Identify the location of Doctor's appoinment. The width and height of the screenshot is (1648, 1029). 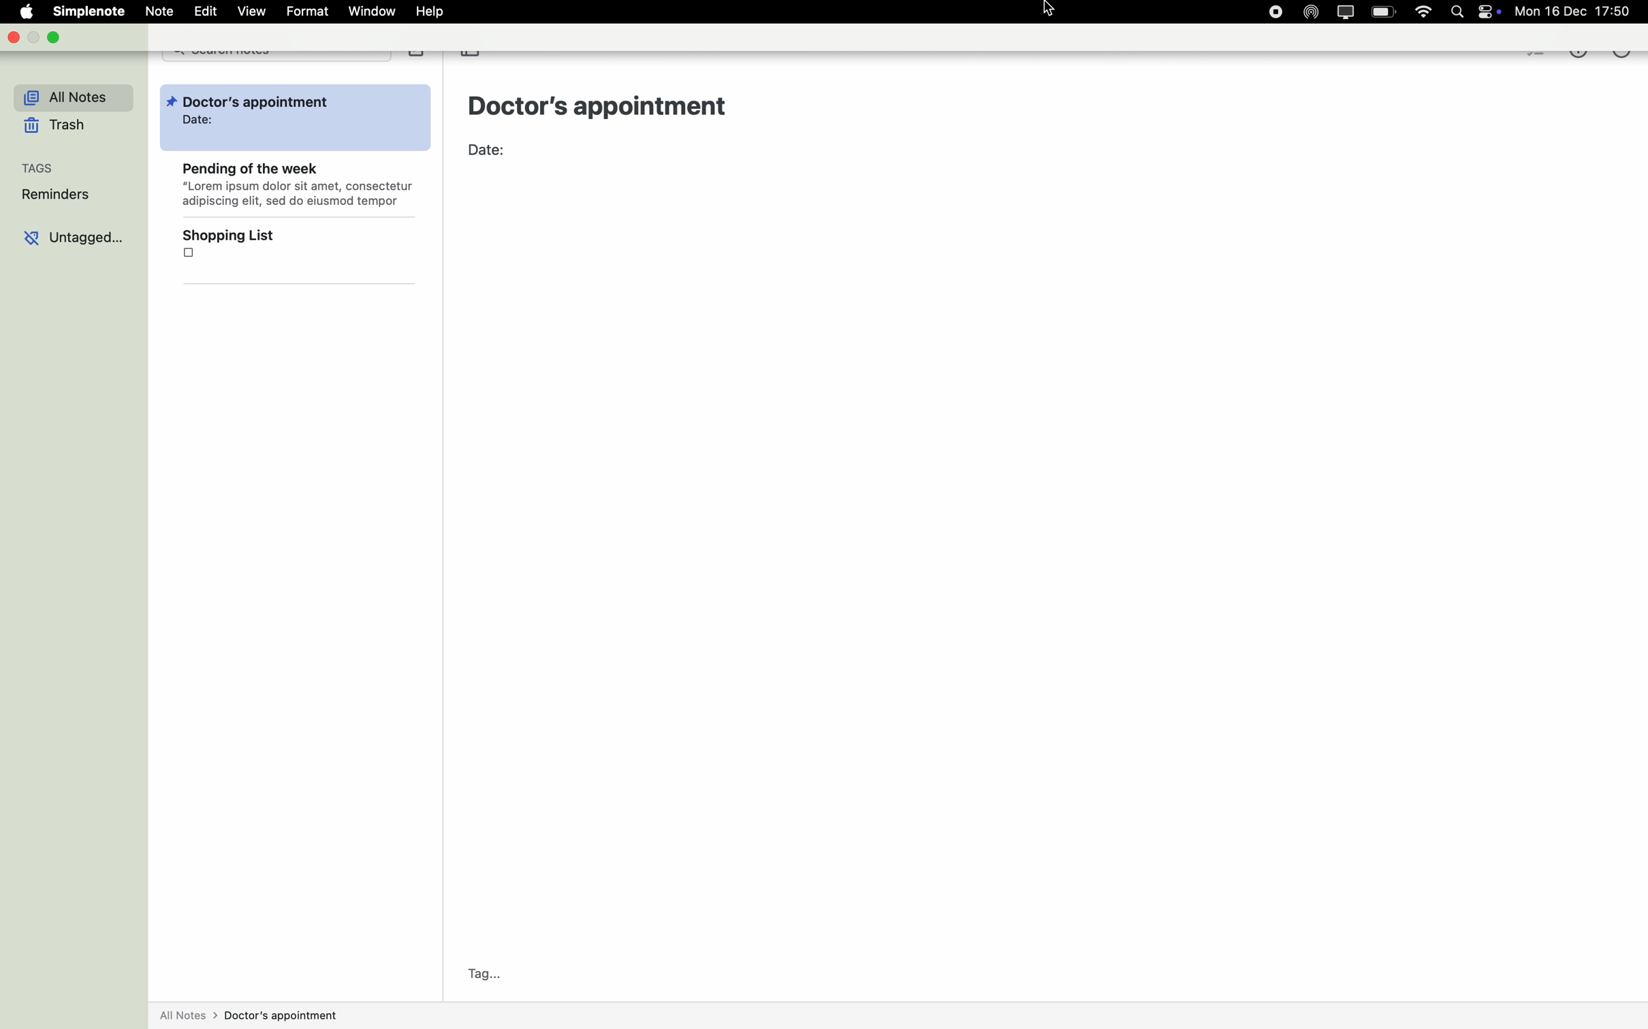
(603, 105).